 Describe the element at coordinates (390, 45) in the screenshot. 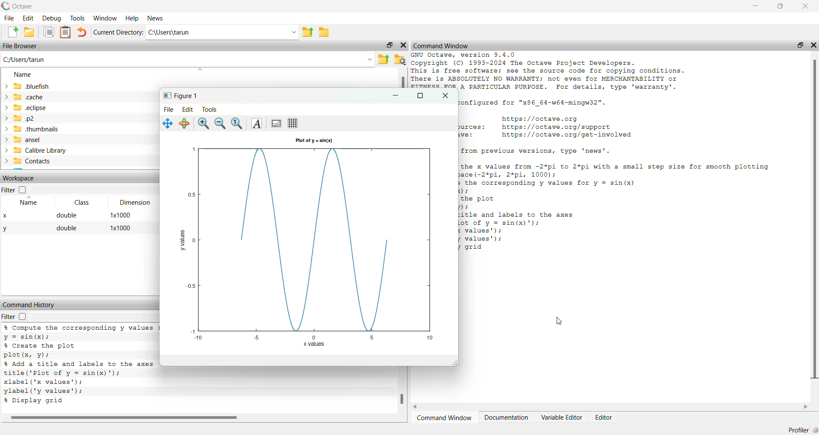

I see `resize` at that location.